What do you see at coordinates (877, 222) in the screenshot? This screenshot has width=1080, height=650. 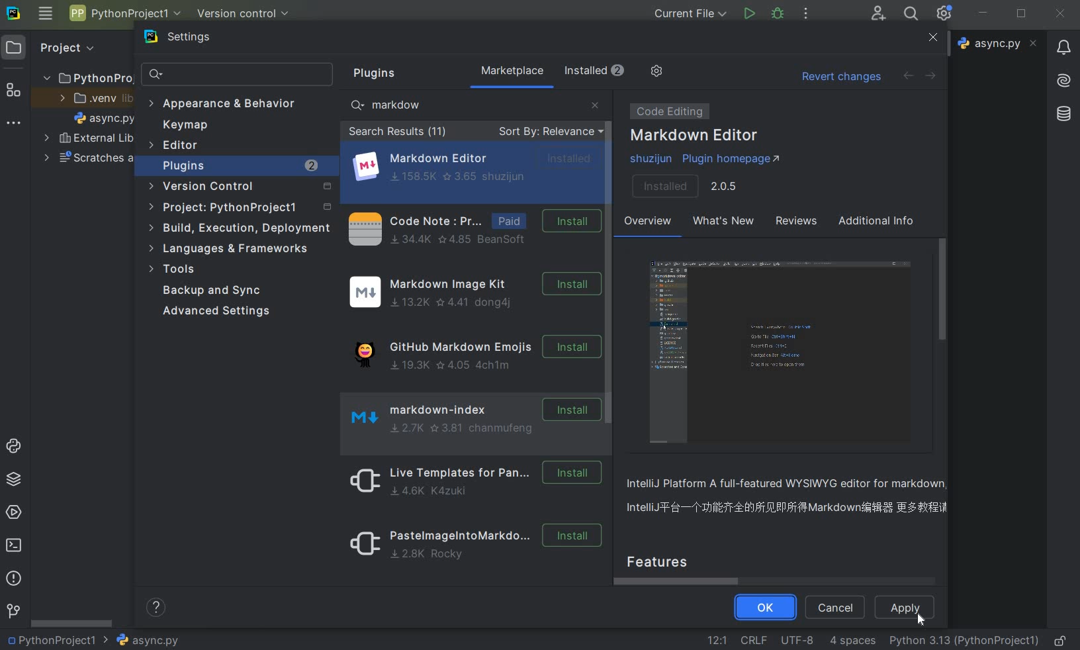 I see `additional info` at bounding box center [877, 222].